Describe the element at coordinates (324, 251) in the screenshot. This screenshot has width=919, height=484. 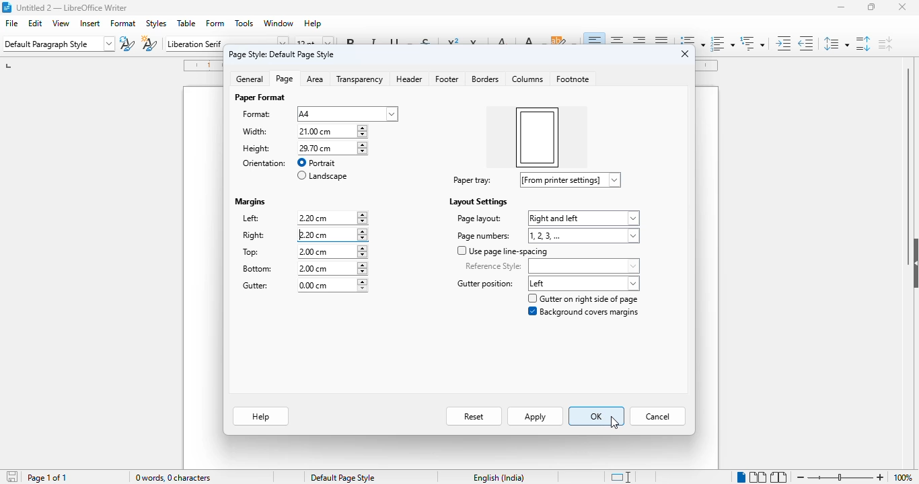
I see `top margin input box` at that location.